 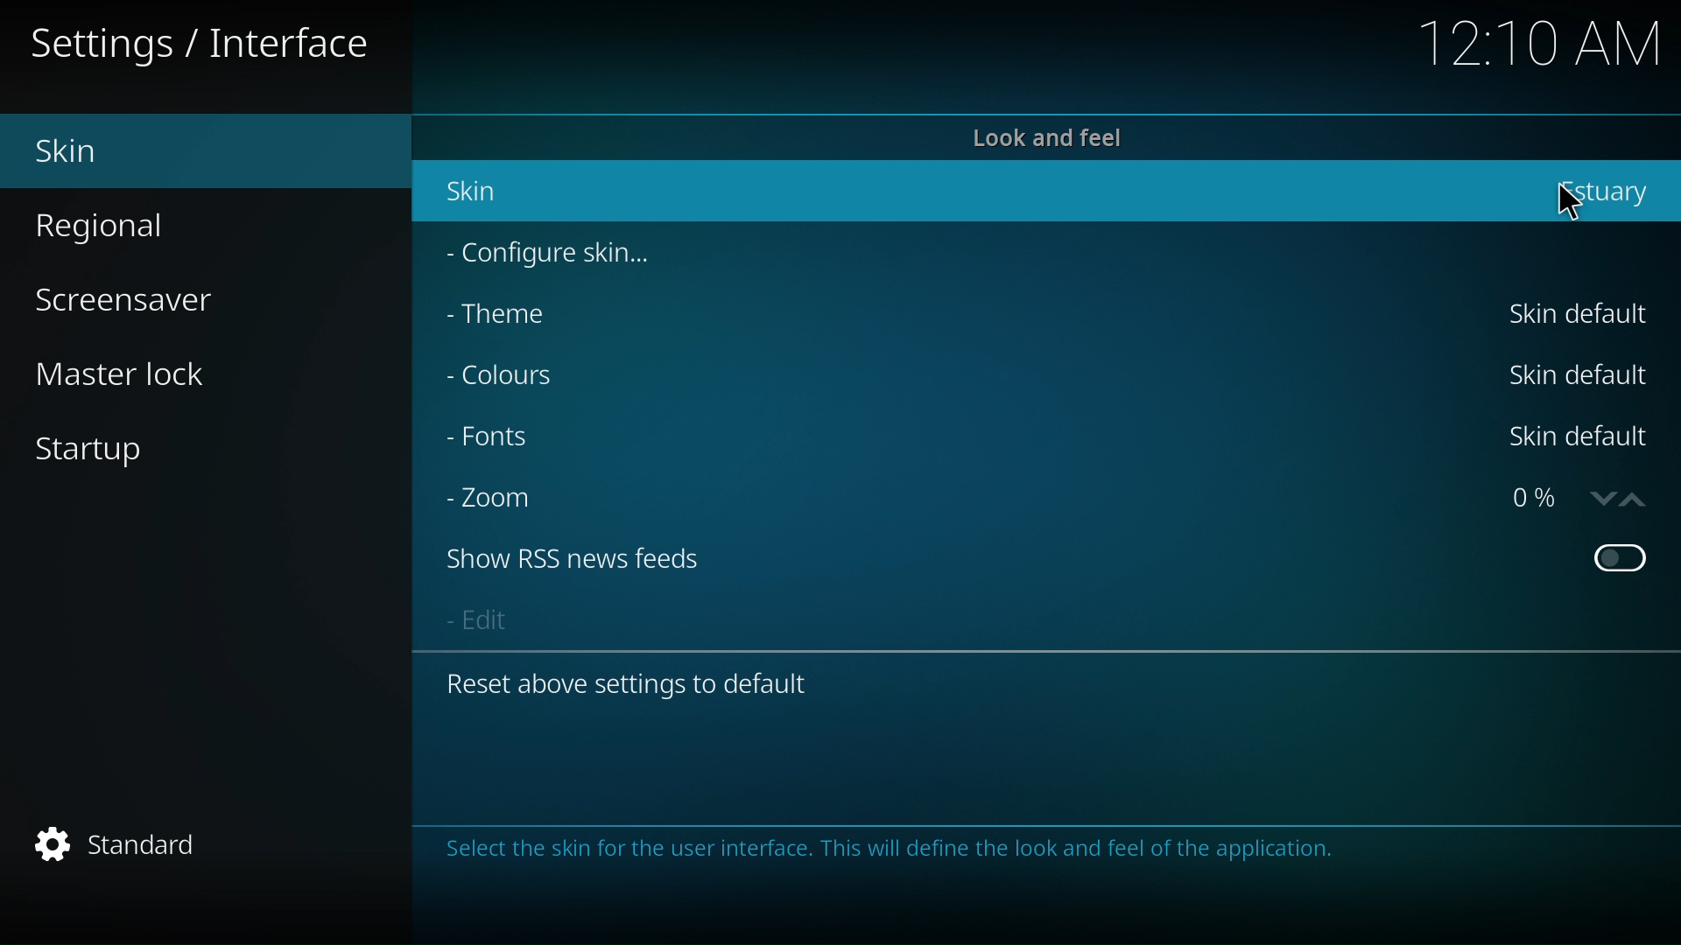 I want to click on master lock, so click(x=115, y=376).